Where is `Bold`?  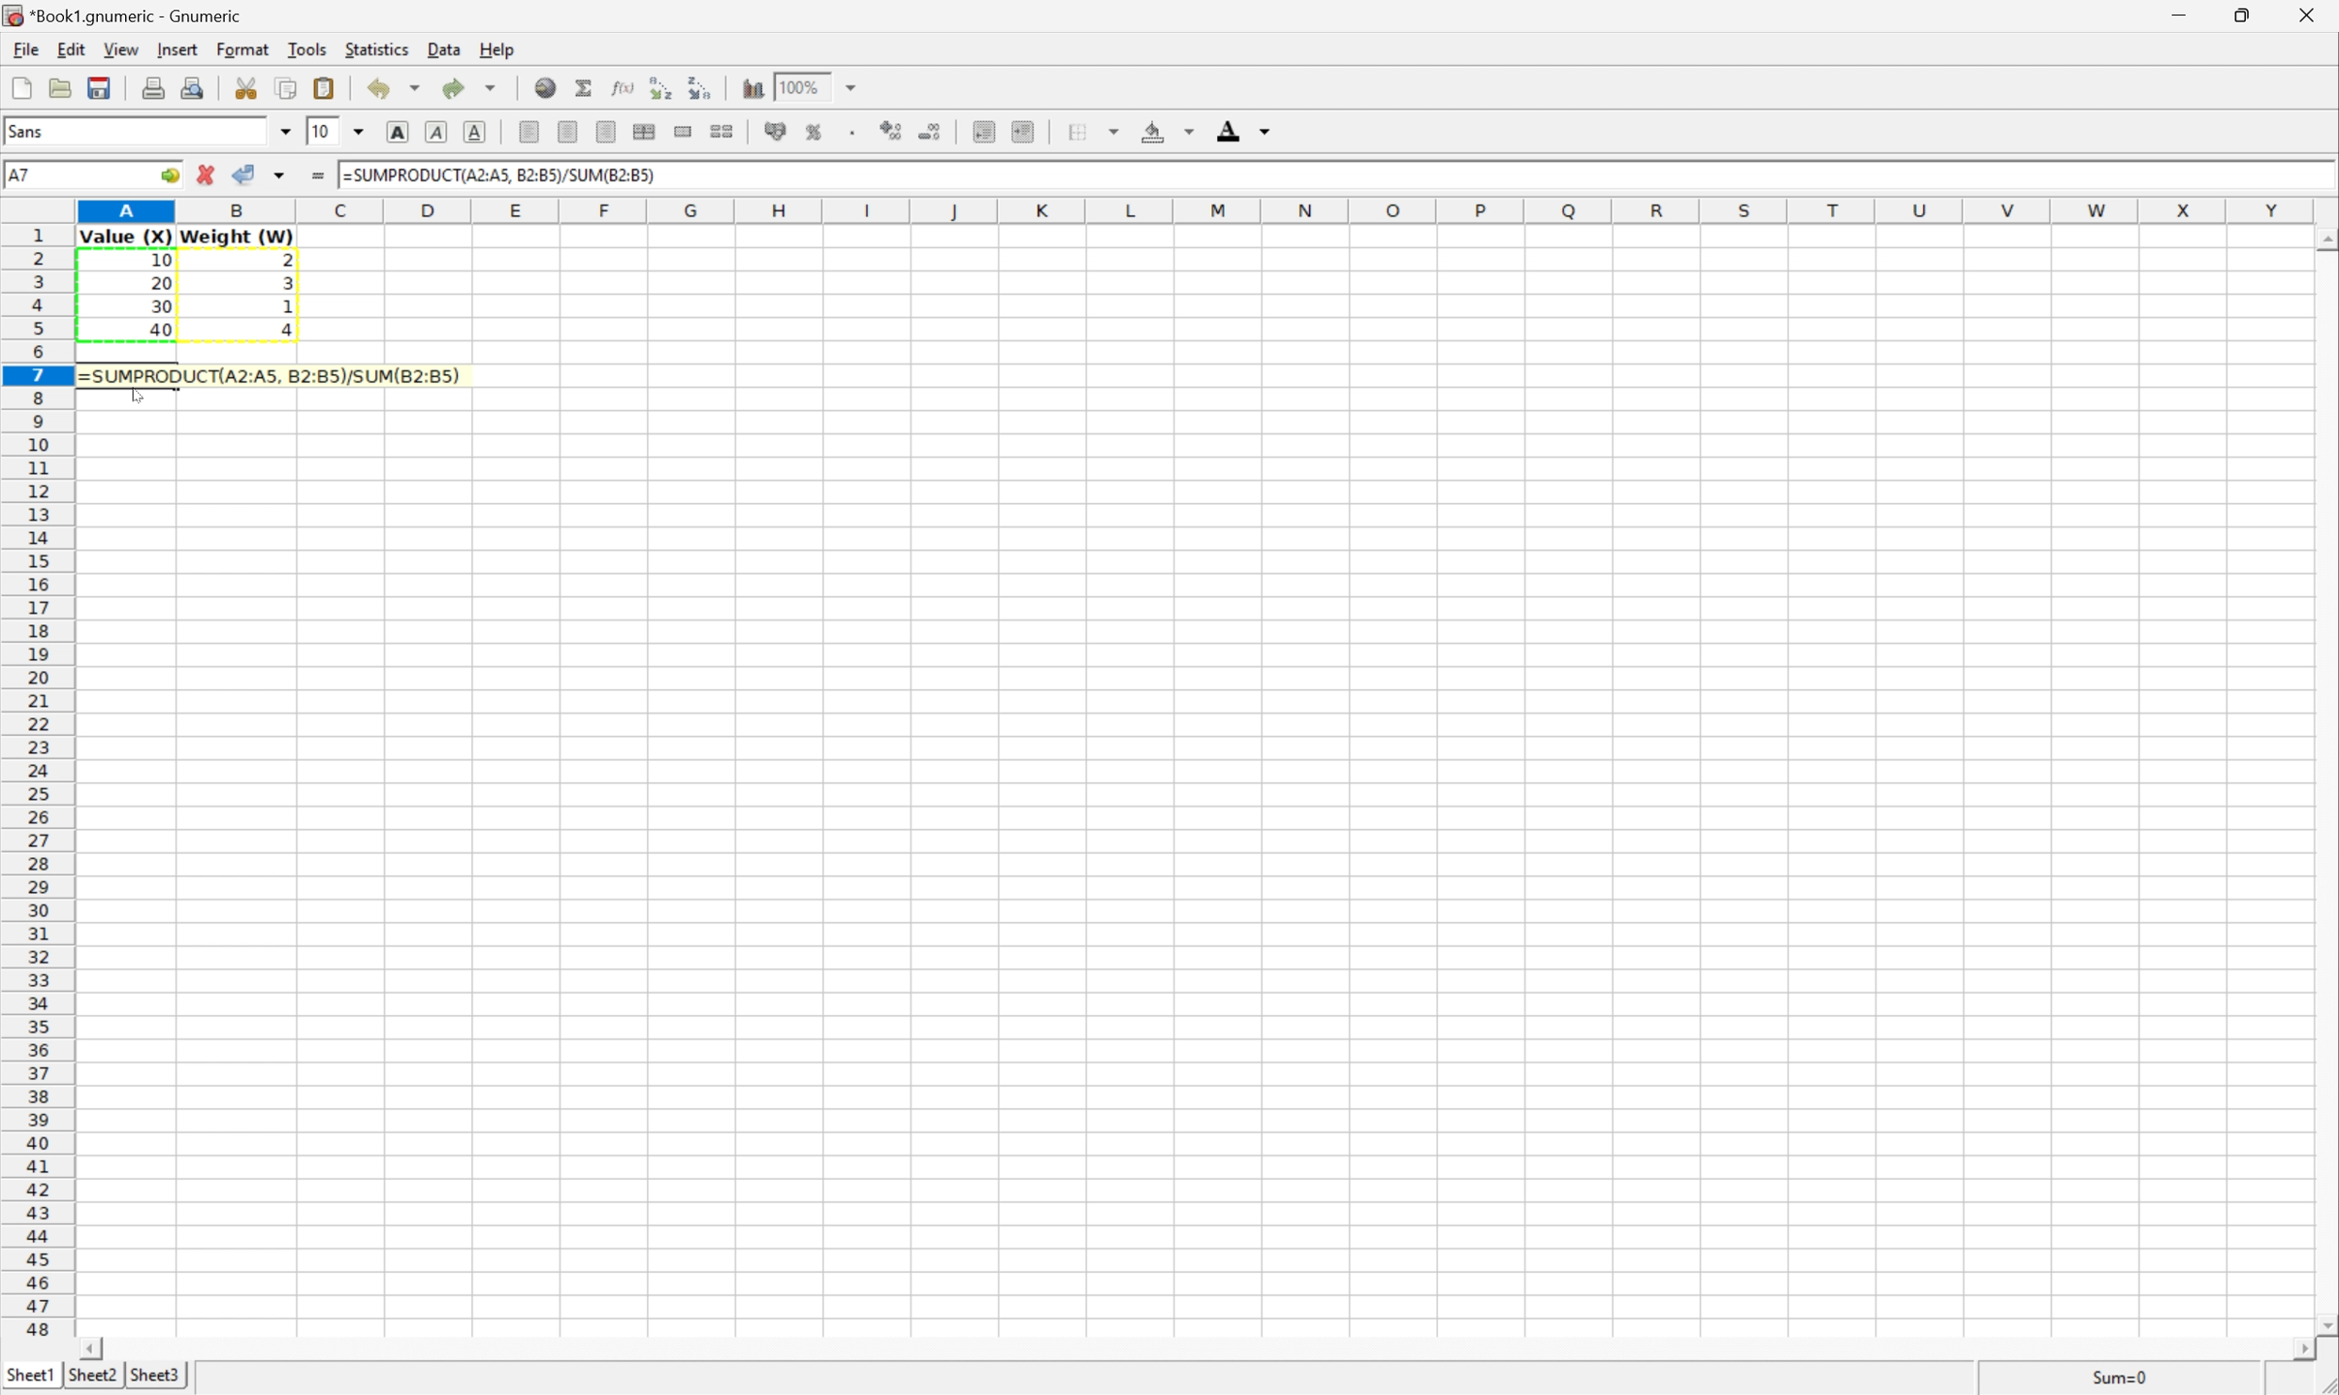 Bold is located at coordinates (400, 132).